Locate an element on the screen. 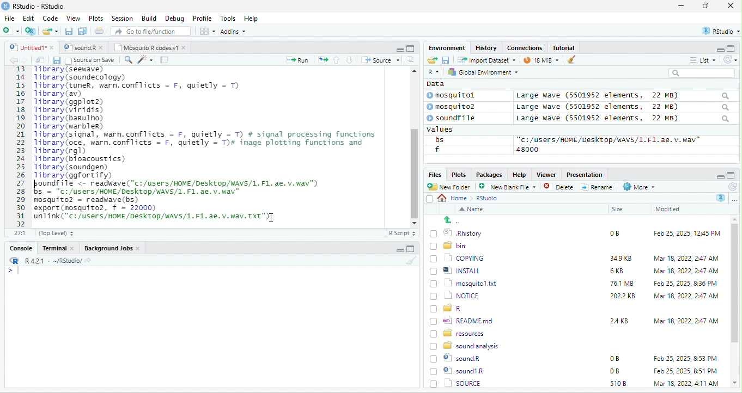 This screenshot has width=742, height=393. brush is located at coordinates (569, 60).